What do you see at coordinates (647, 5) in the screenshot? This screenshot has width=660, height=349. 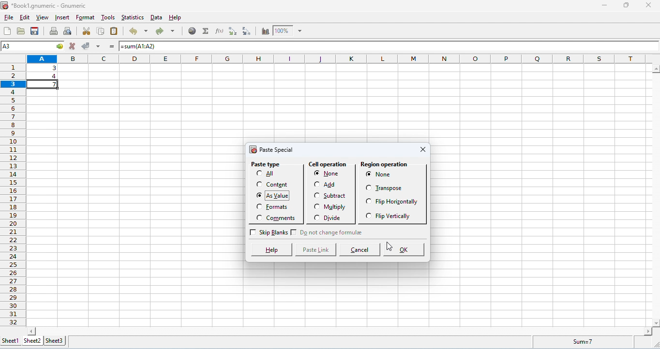 I see `close` at bounding box center [647, 5].